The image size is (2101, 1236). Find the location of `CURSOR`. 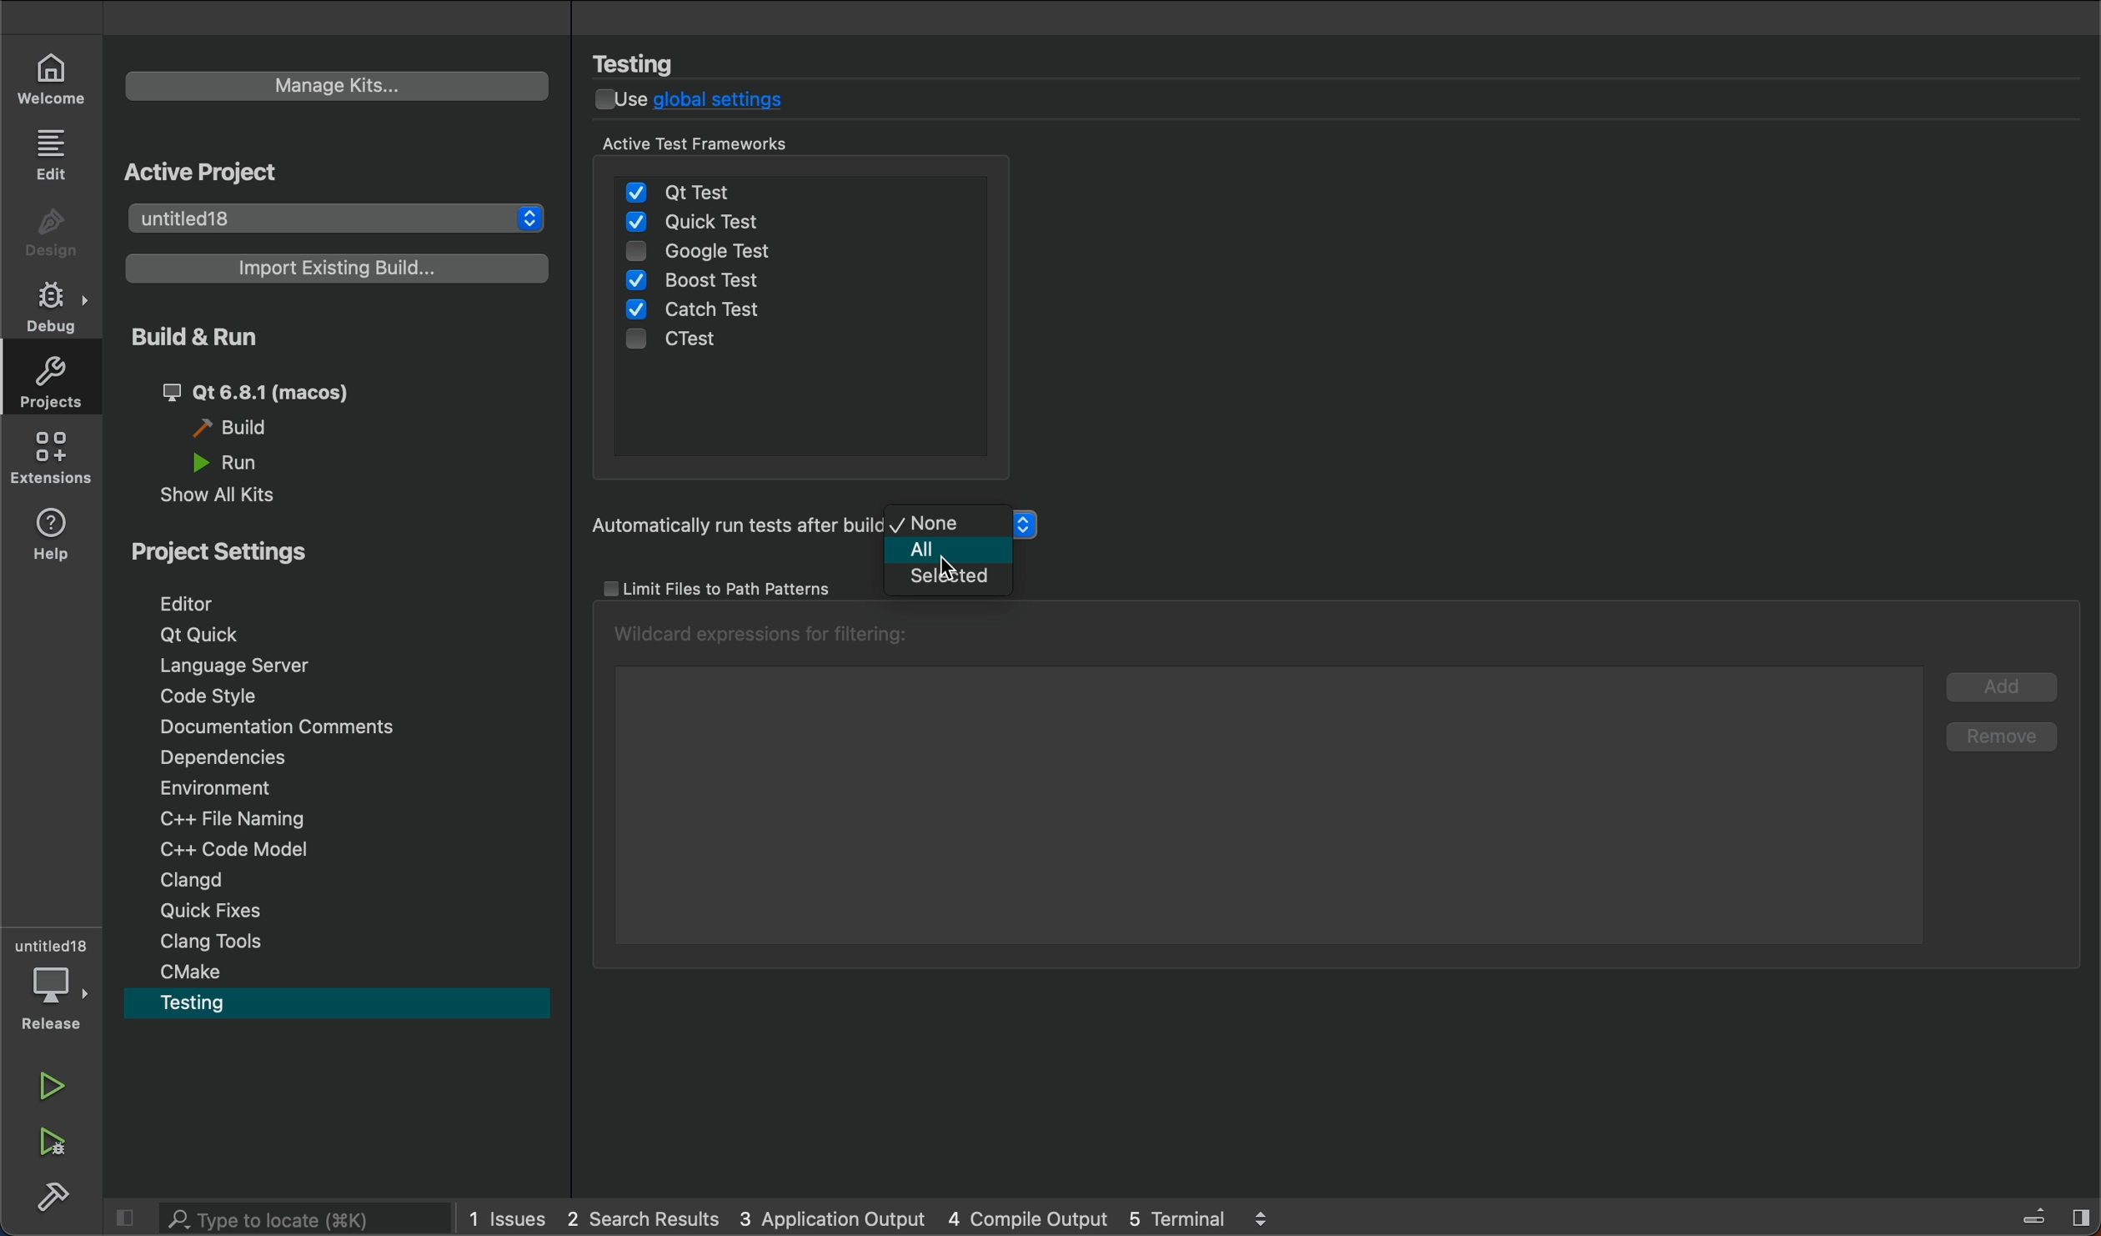

CURSOR is located at coordinates (938, 554).